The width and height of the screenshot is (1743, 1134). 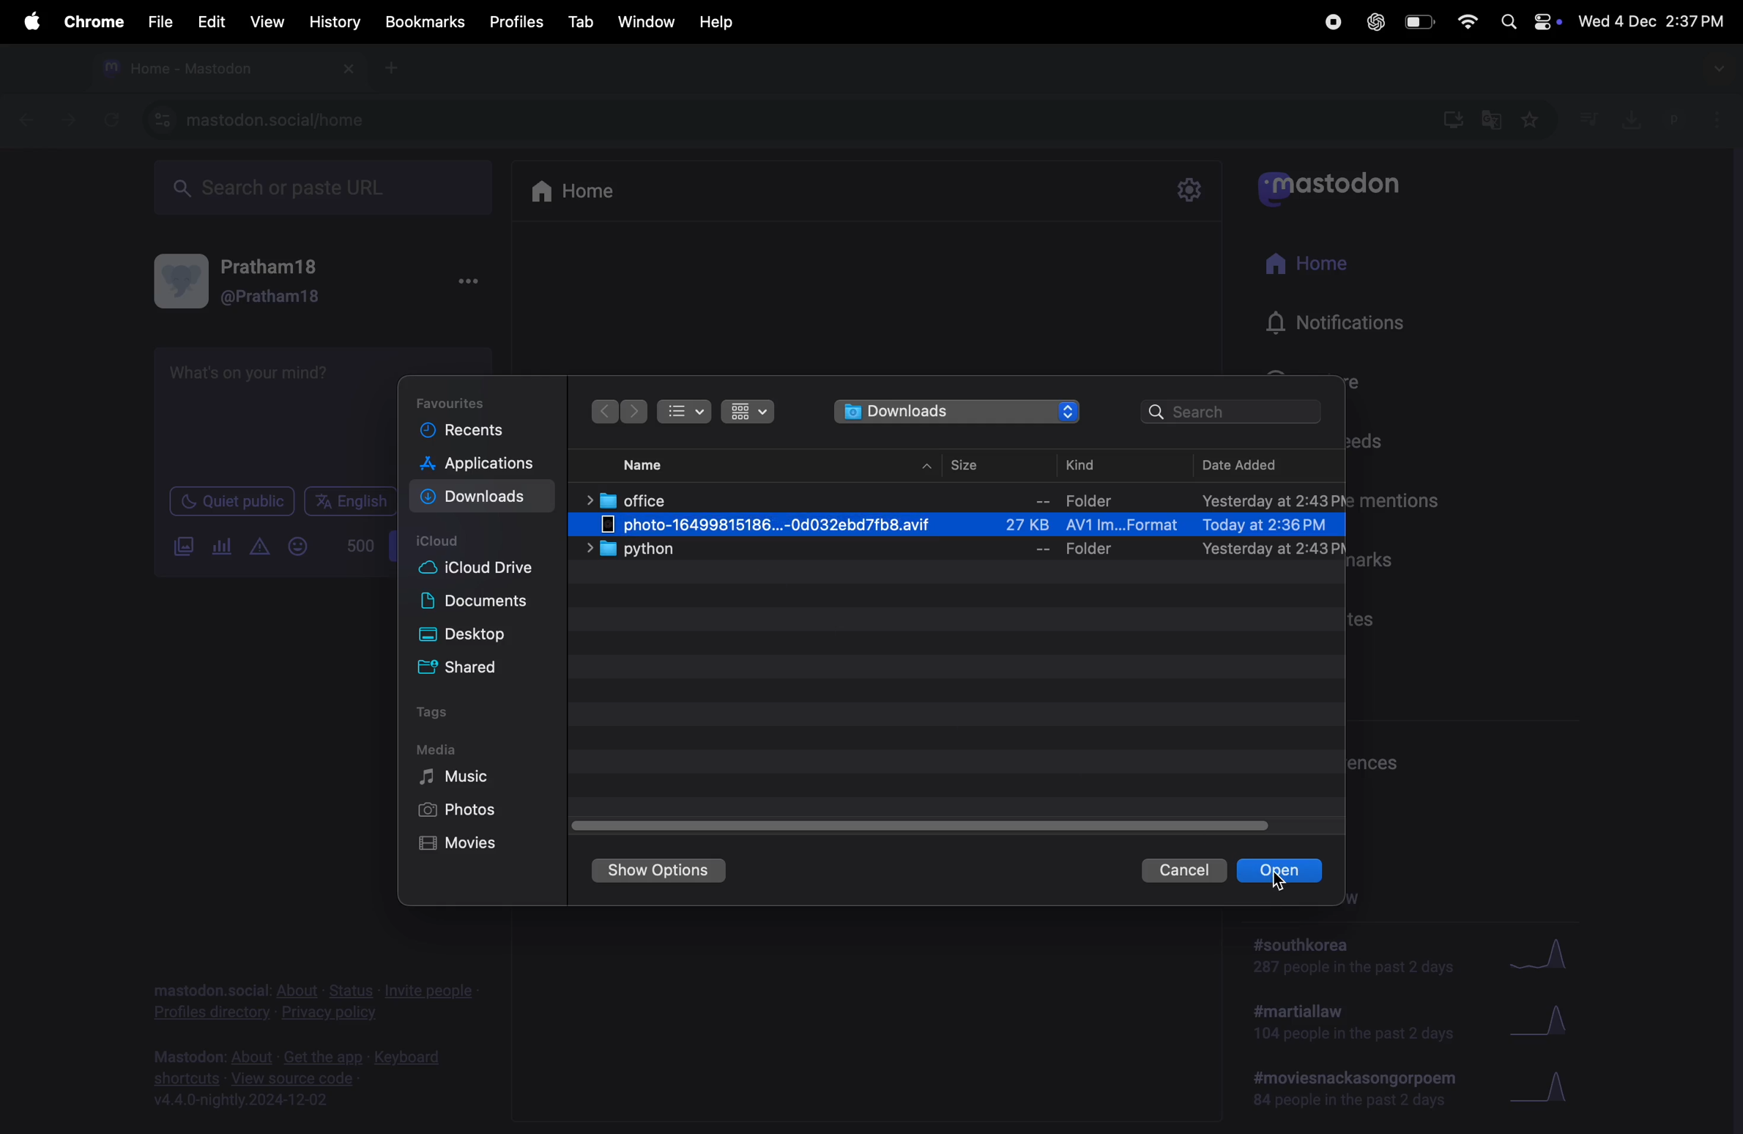 I want to click on shared, so click(x=473, y=665).